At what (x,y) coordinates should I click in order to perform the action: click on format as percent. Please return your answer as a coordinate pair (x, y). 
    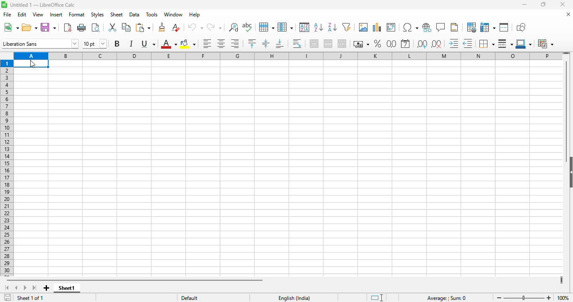
    Looking at the image, I should click on (378, 44).